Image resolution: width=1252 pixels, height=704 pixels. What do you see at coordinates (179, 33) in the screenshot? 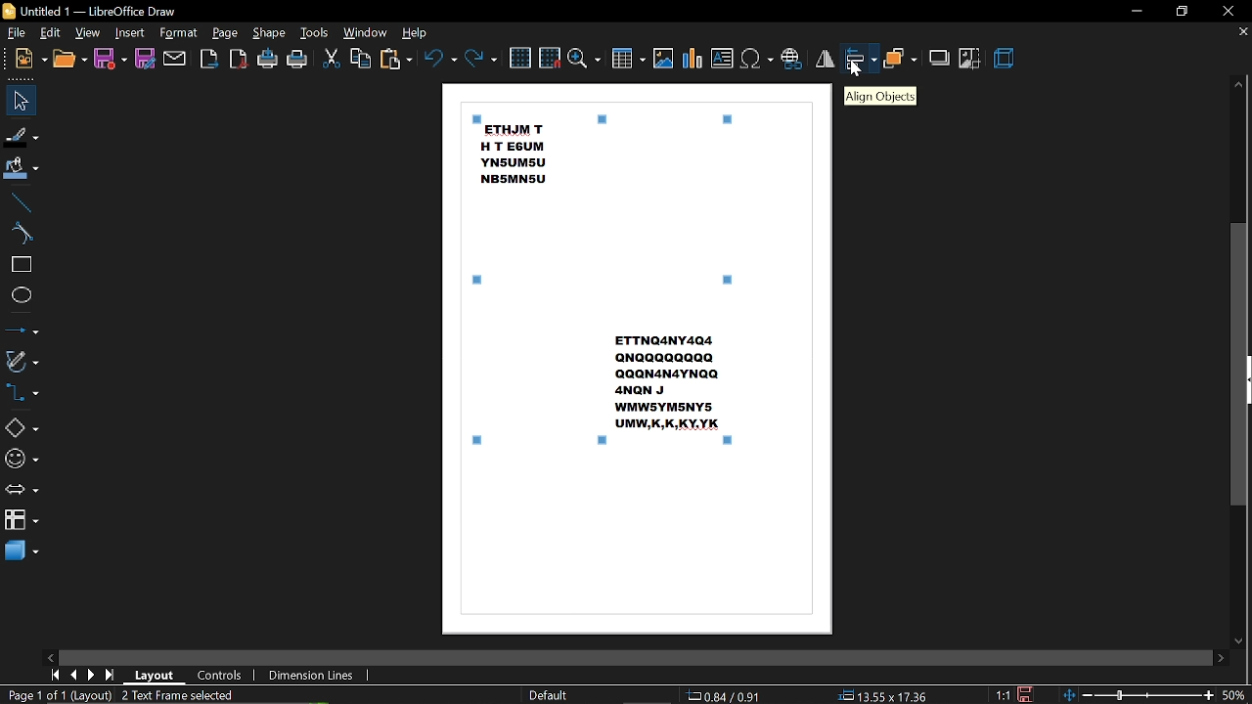
I see `format` at bounding box center [179, 33].